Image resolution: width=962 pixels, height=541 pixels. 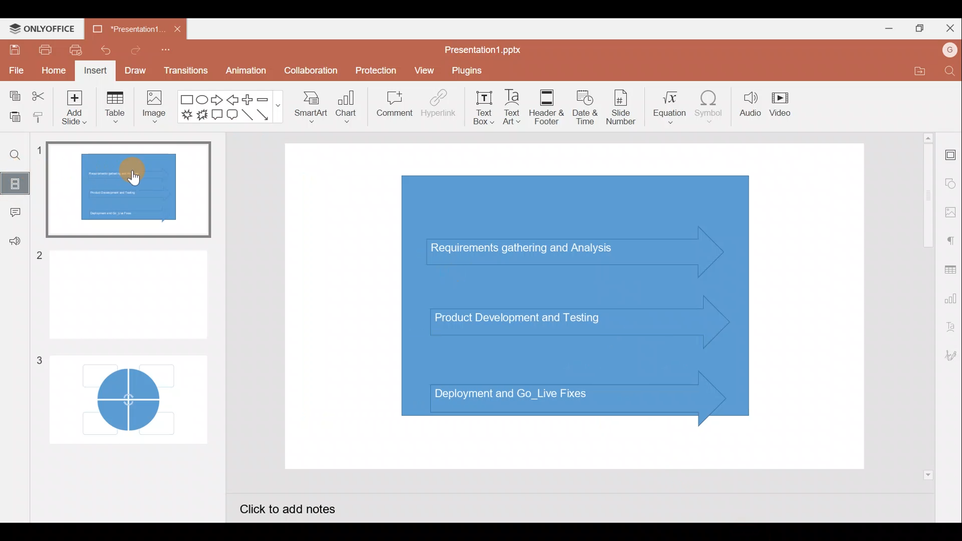 I want to click on Slide 3, so click(x=124, y=394).